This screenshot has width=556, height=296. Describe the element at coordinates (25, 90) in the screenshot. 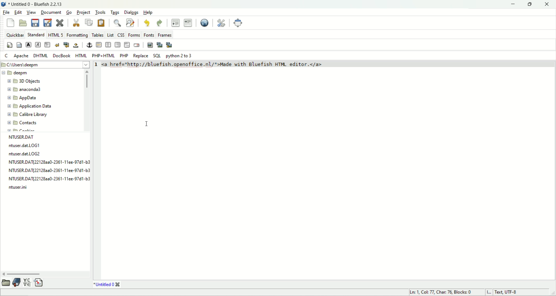

I see `anaconda` at that location.